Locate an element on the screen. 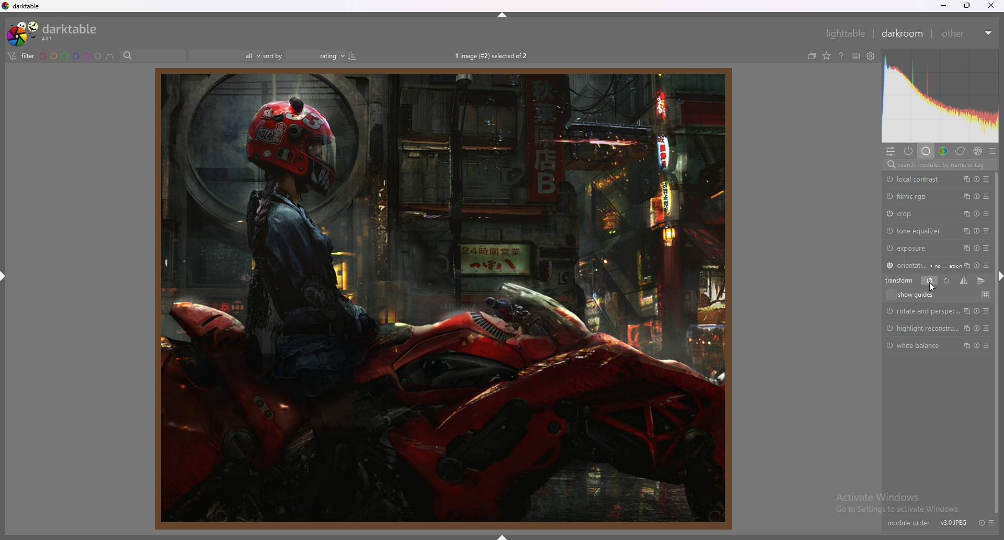 This screenshot has width=1004, height=540.  is located at coordinates (988, 310).